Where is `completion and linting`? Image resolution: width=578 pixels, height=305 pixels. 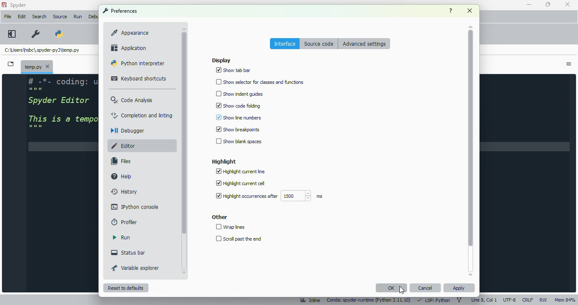
completion and linting is located at coordinates (142, 115).